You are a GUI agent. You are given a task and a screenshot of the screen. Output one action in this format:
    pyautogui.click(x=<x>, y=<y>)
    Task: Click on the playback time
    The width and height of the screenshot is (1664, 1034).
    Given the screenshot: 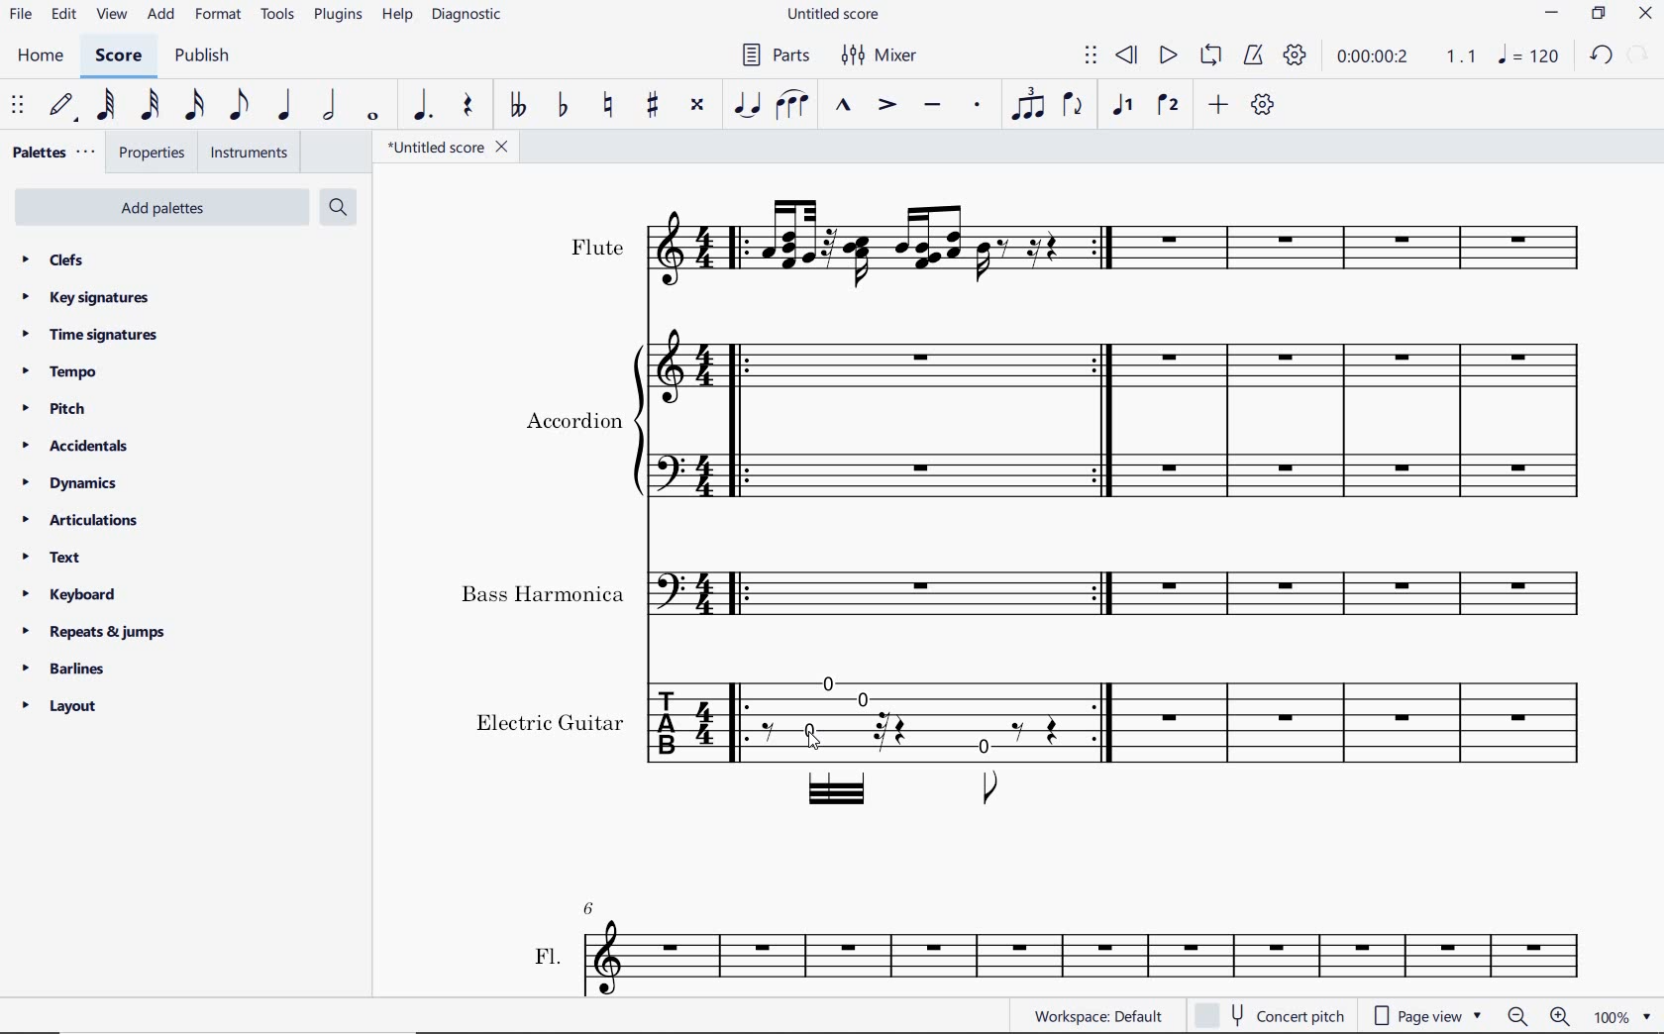 What is the action you would take?
    pyautogui.click(x=1376, y=59)
    